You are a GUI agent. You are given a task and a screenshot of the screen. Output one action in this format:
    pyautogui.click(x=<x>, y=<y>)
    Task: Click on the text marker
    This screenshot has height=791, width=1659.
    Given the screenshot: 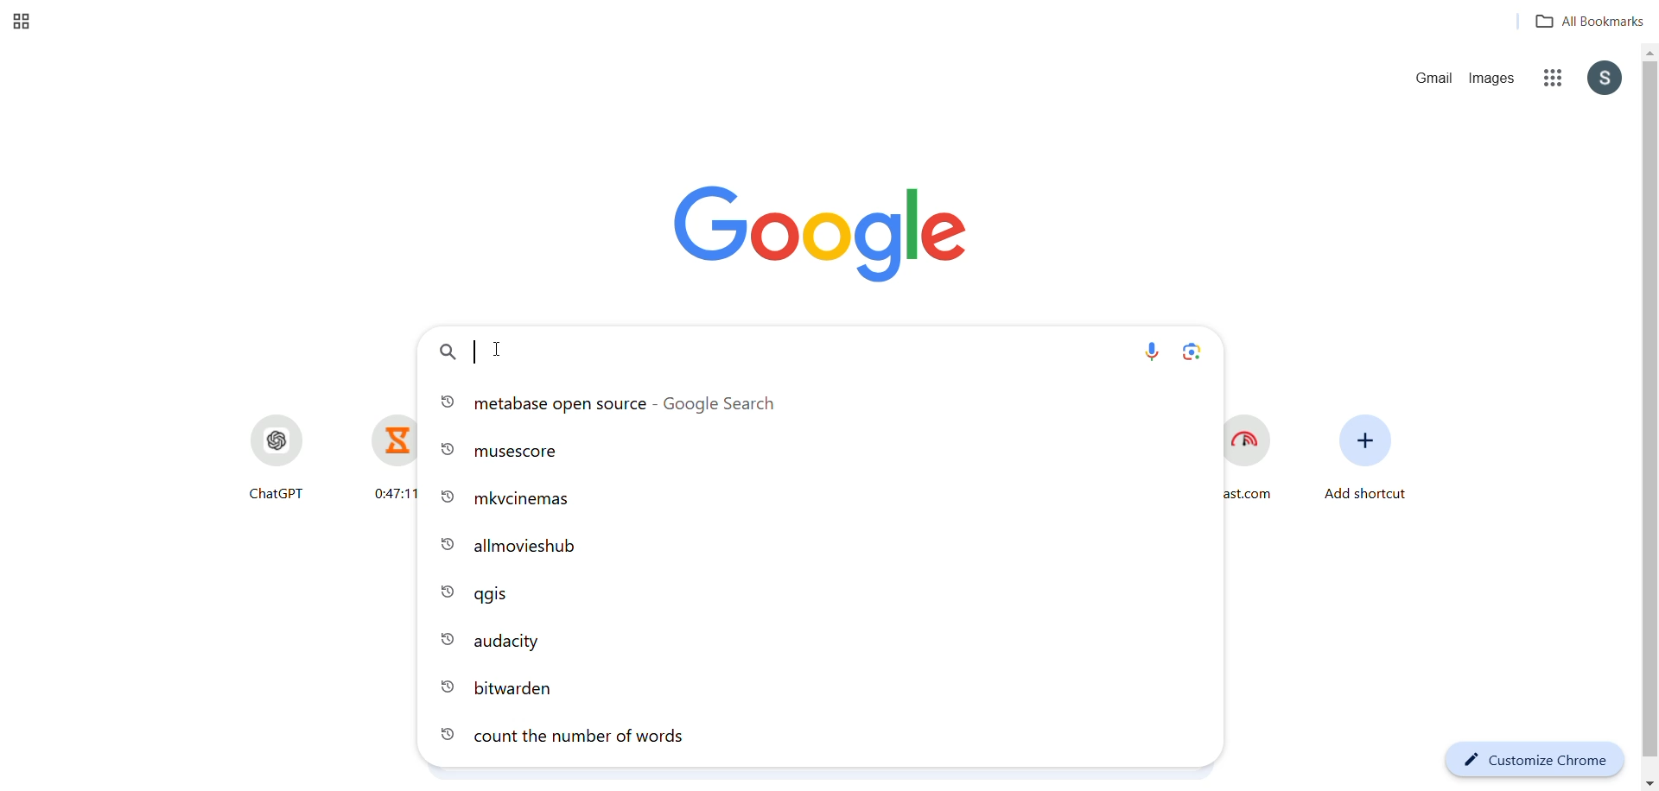 What is the action you would take?
    pyautogui.click(x=474, y=351)
    